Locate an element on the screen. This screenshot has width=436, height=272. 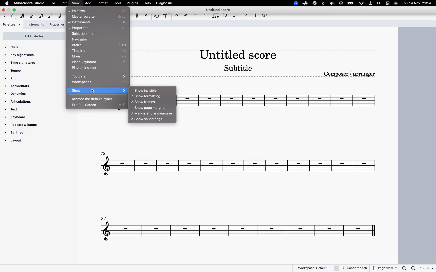
settings is located at coordinates (264, 16).